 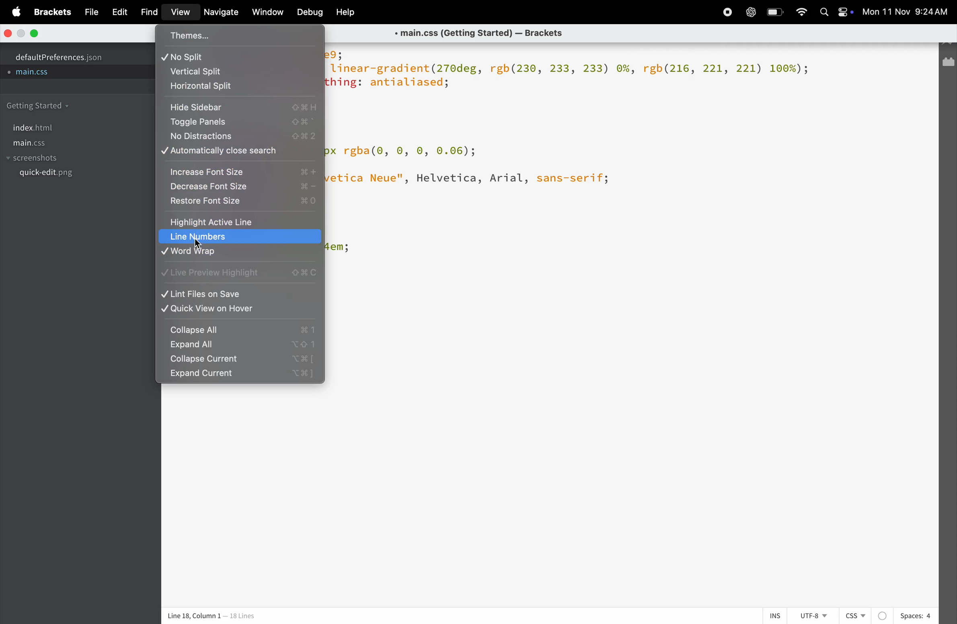 What do you see at coordinates (35, 159) in the screenshot?
I see `screenshots` at bounding box center [35, 159].